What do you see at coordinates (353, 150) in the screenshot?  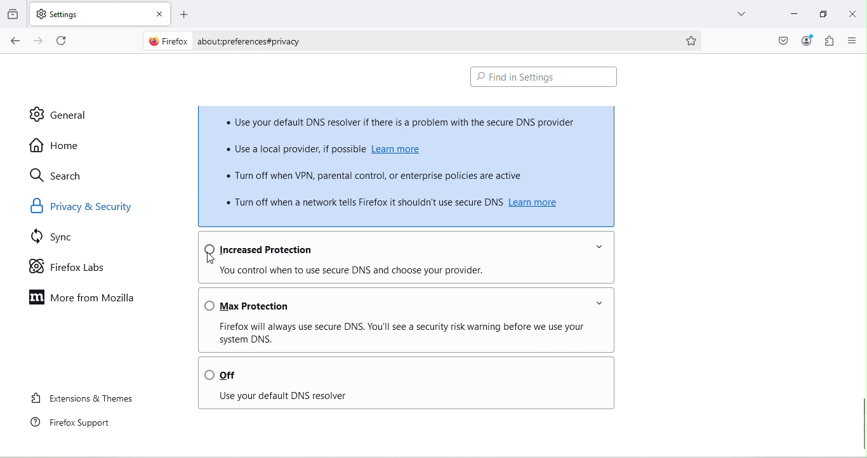 I see `« Use a local provider, if possible Leam more` at bounding box center [353, 150].